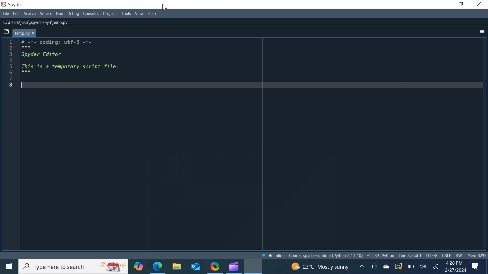 The height and width of the screenshot is (274, 488). Describe the element at coordinates (138, 266) in the screenshot. I see `Copilot` at that location.